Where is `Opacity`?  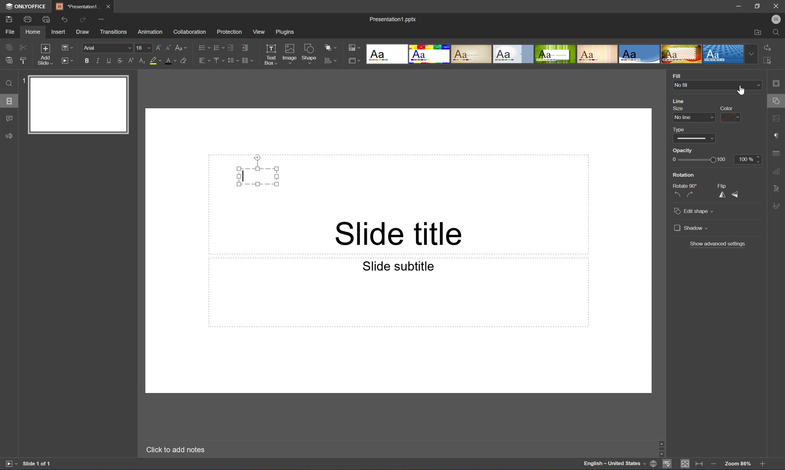 Opacity is located at coordinates (683, 151).